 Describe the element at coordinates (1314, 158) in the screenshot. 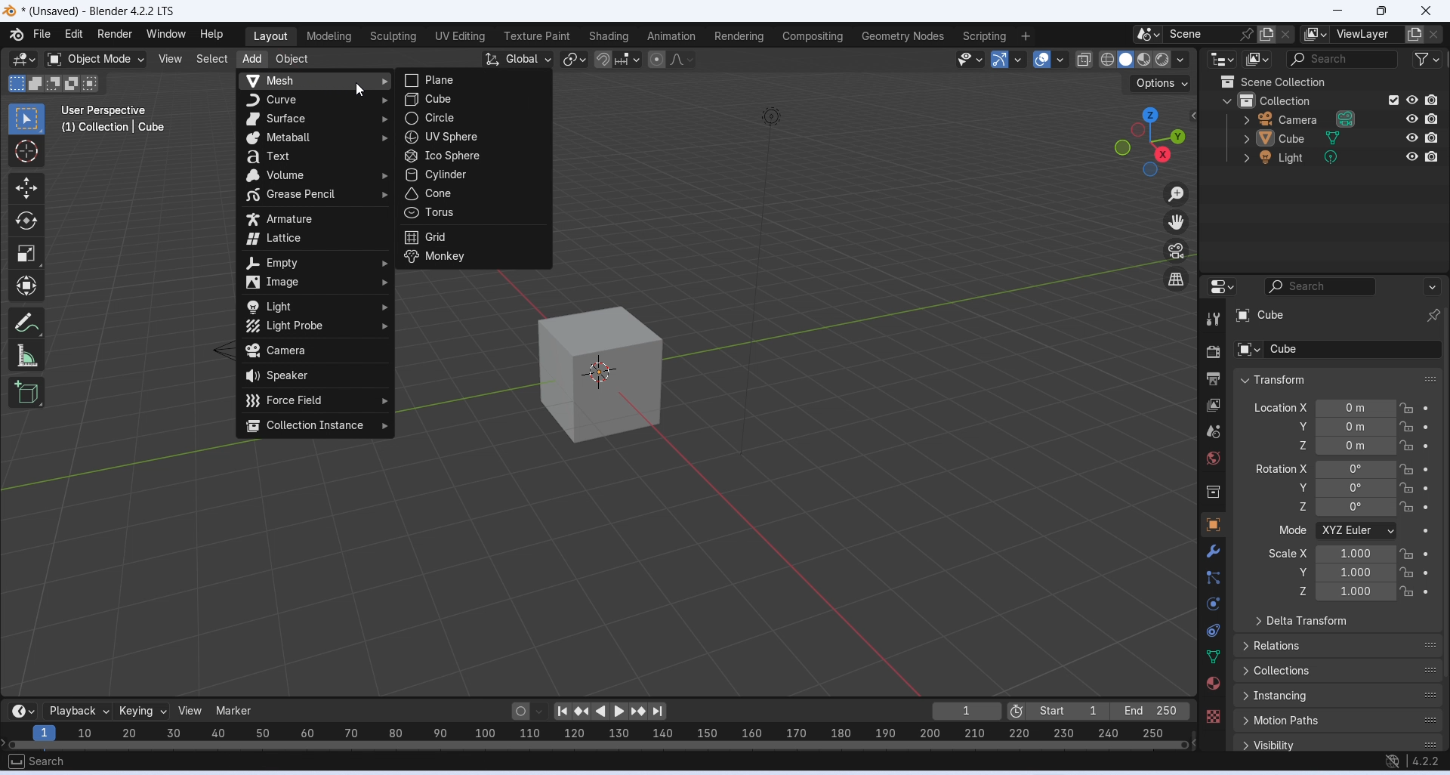

I see `lightvlayer` at that location.